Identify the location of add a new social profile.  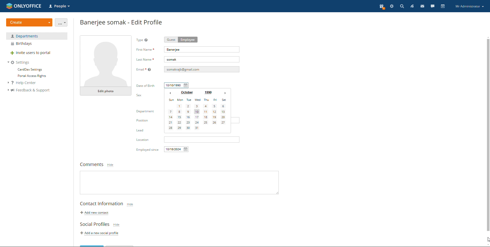
(101, 234).